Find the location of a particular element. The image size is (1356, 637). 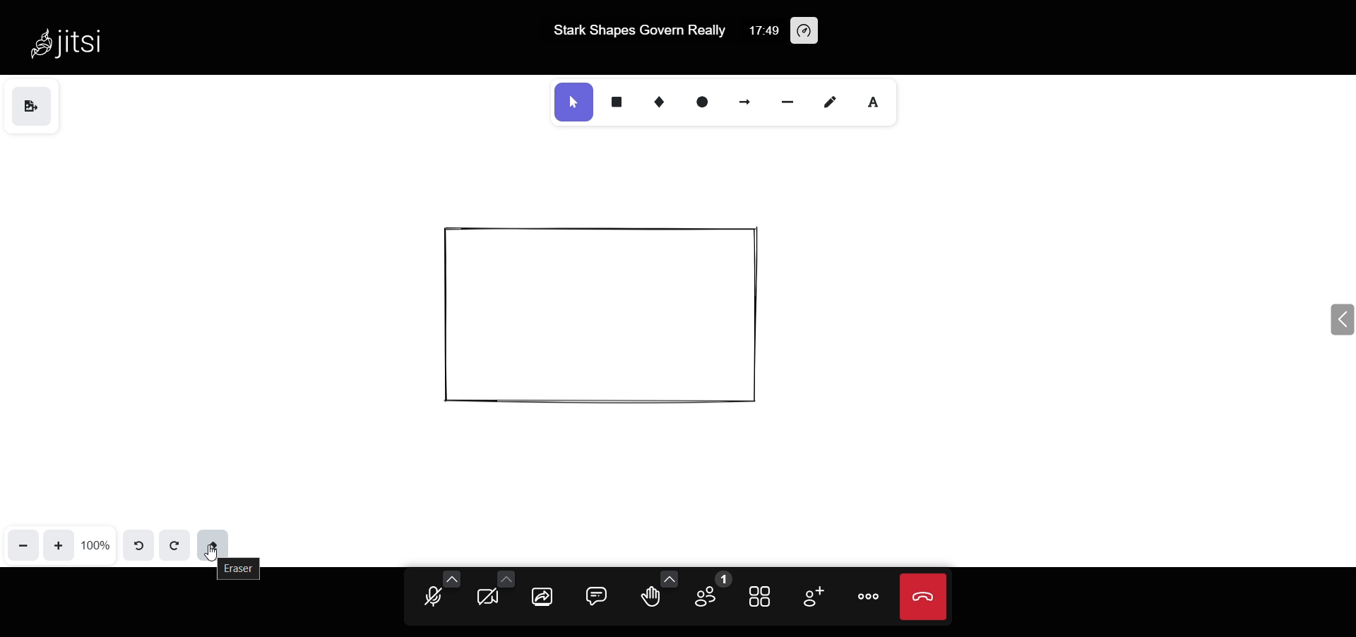

17:49 is located at coordinates (761, 30).